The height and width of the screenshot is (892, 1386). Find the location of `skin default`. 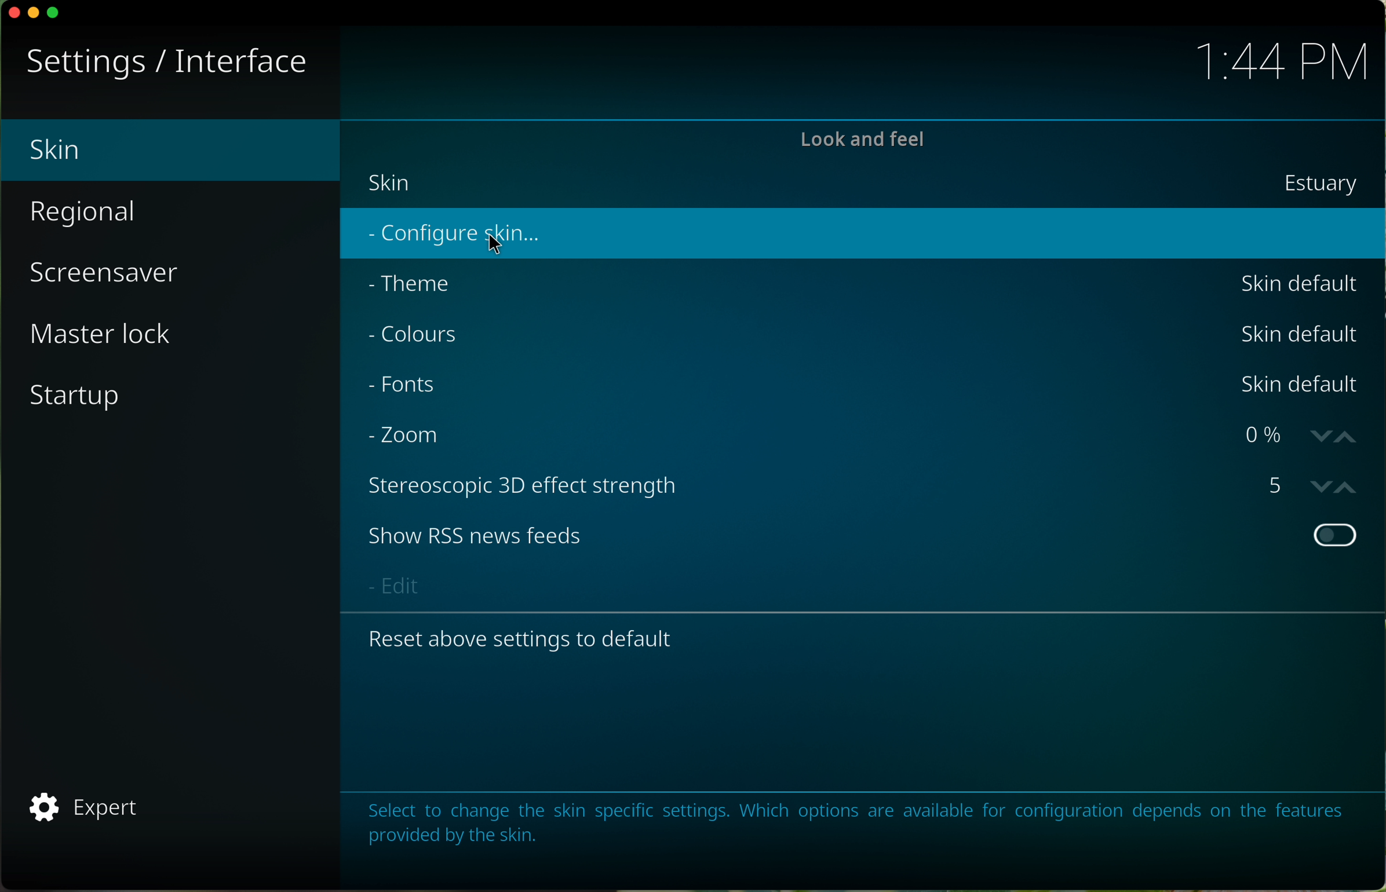

skin default is located at coordinates (1295, 384).